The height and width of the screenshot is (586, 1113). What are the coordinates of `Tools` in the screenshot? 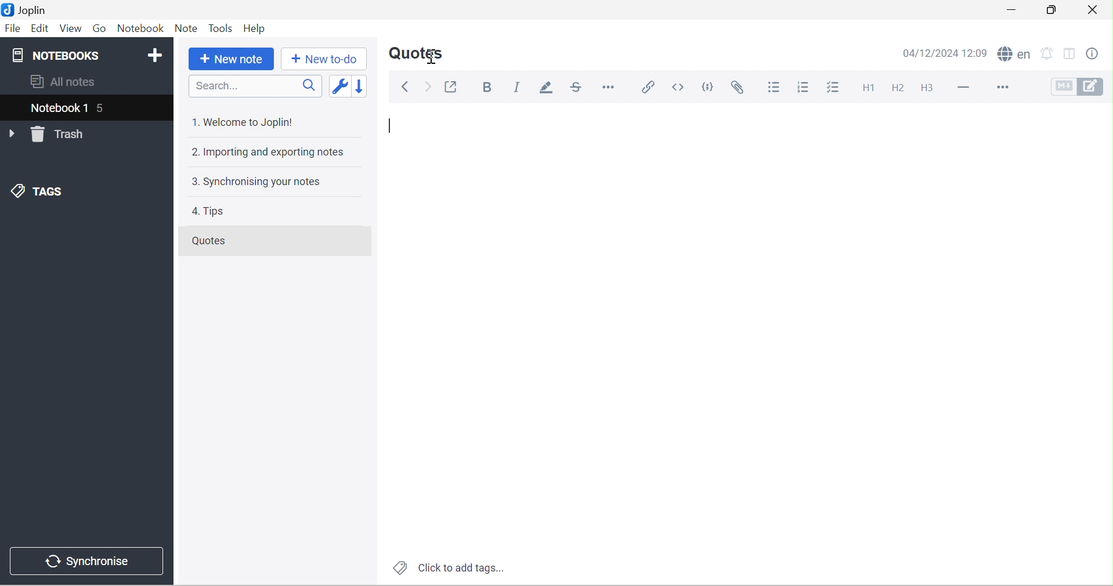 It's located at (222, 28).